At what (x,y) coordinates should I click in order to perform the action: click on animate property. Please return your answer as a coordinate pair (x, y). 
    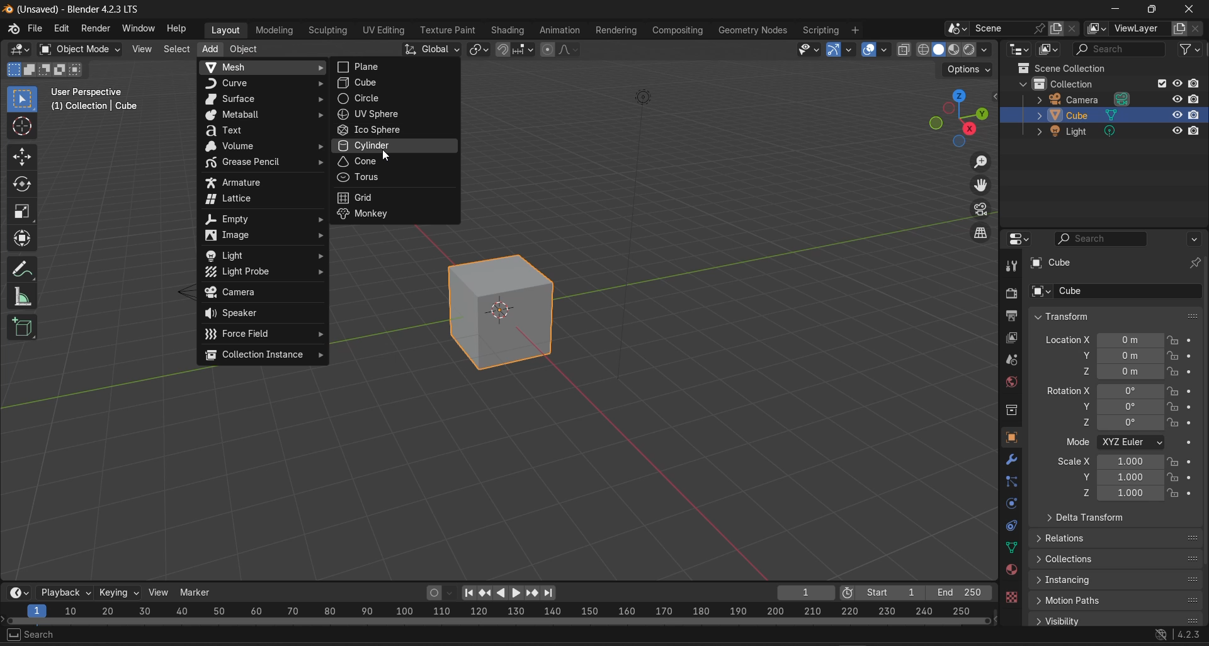
    Looking at the image, I should click on (1191, 371).